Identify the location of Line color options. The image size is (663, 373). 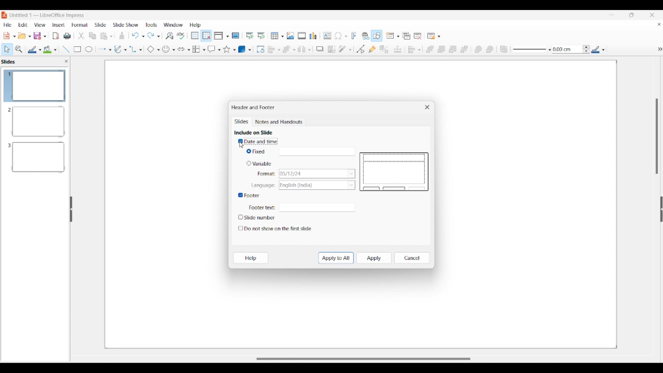
(598, 49).